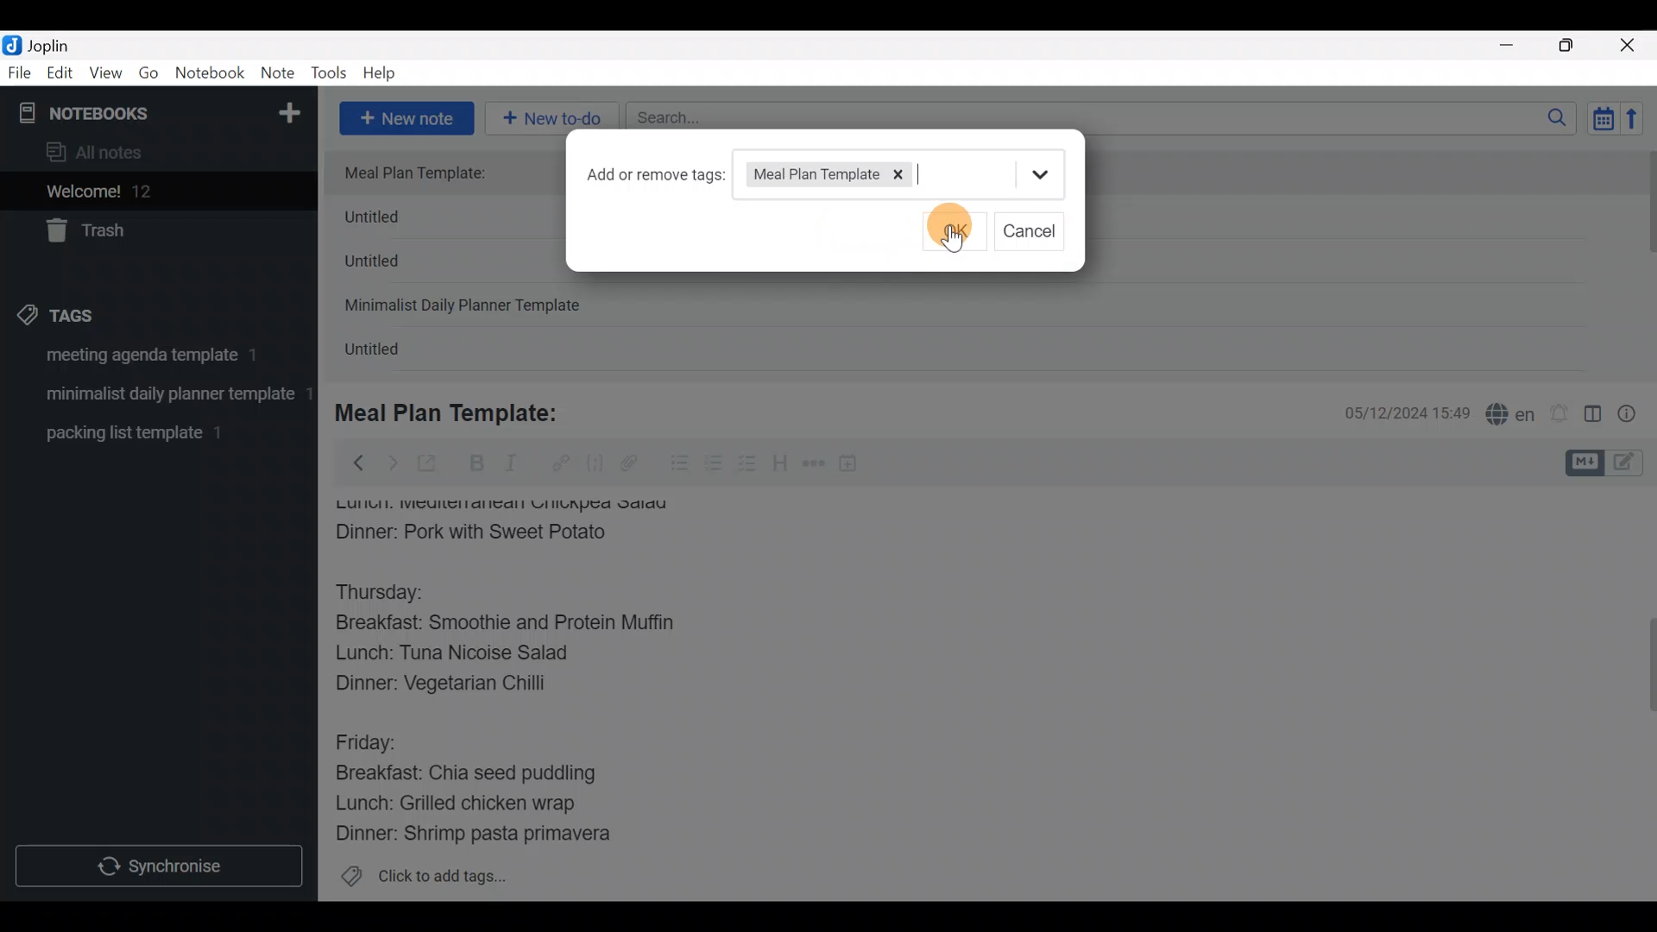  Describe the element at coordinates (509, 467) in the screenshot. I see `Italic` at that location.